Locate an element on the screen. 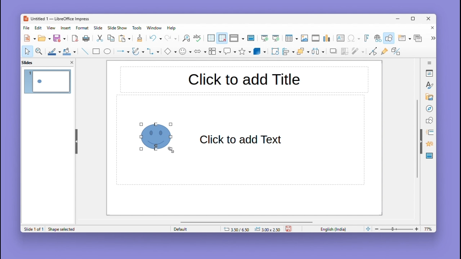  Edit is located at coordinates (39, 28).